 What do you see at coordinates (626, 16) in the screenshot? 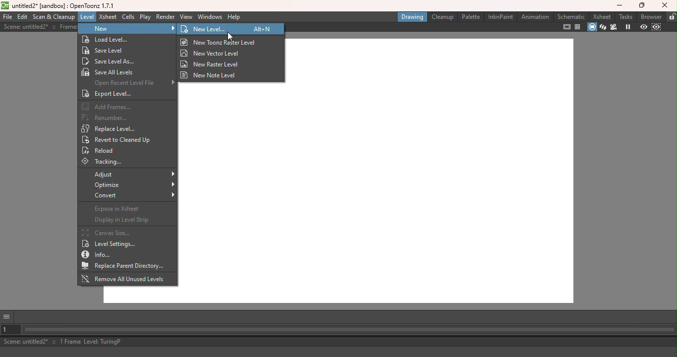
I see `Tasks` at bounding box center [626, 16].